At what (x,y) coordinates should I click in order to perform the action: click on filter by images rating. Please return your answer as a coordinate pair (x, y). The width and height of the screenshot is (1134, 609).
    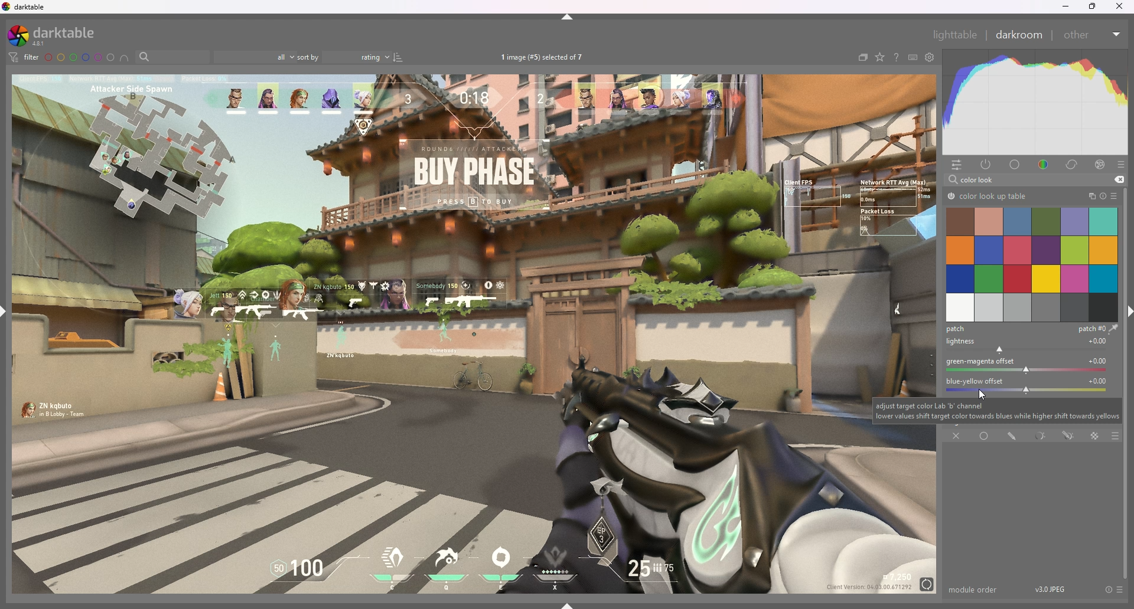
    Looking at the image, I should click on (255, 56).